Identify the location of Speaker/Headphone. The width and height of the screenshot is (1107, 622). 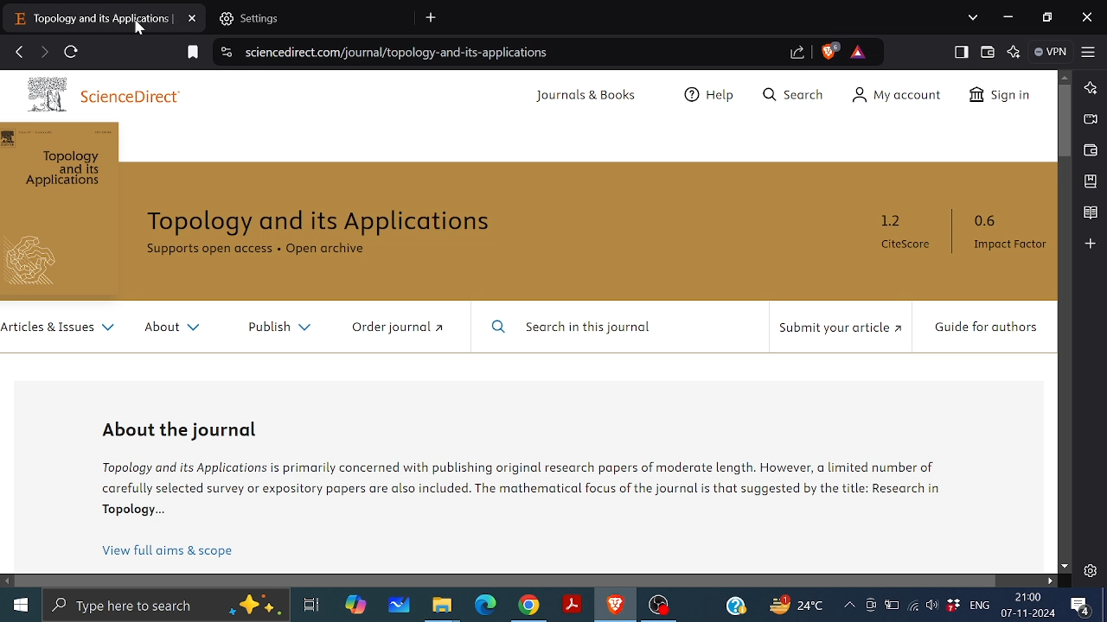
(931, 606).